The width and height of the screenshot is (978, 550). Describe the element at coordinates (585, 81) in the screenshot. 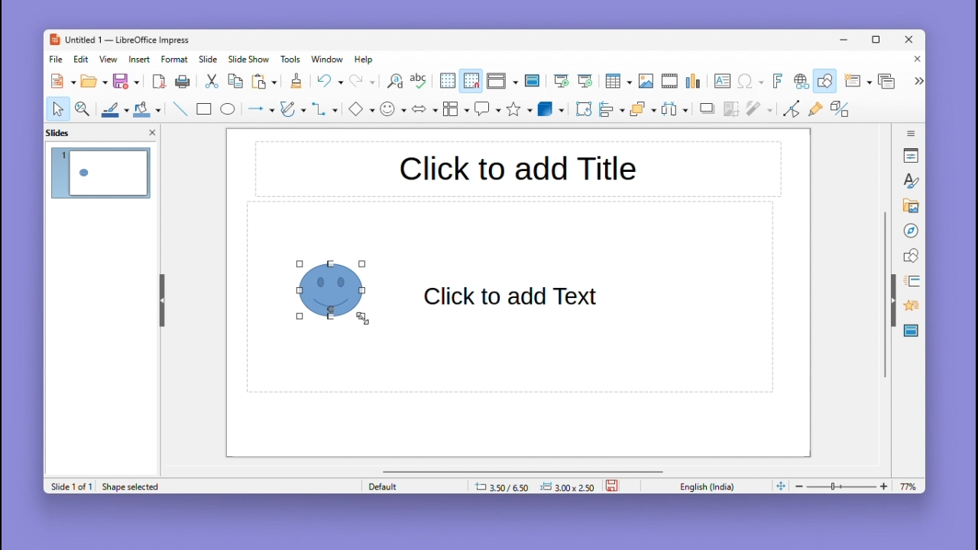

I see `Last slide` at that location.